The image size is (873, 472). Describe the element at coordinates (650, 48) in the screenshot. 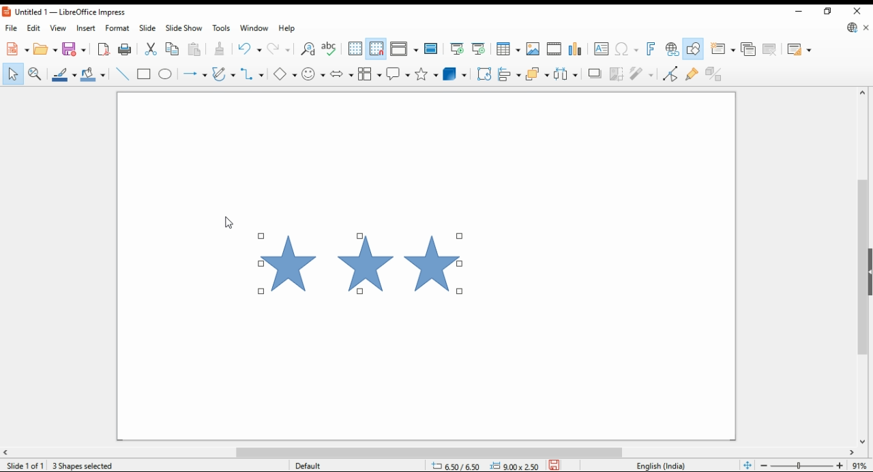

I see `insert fontwork text` at that location.